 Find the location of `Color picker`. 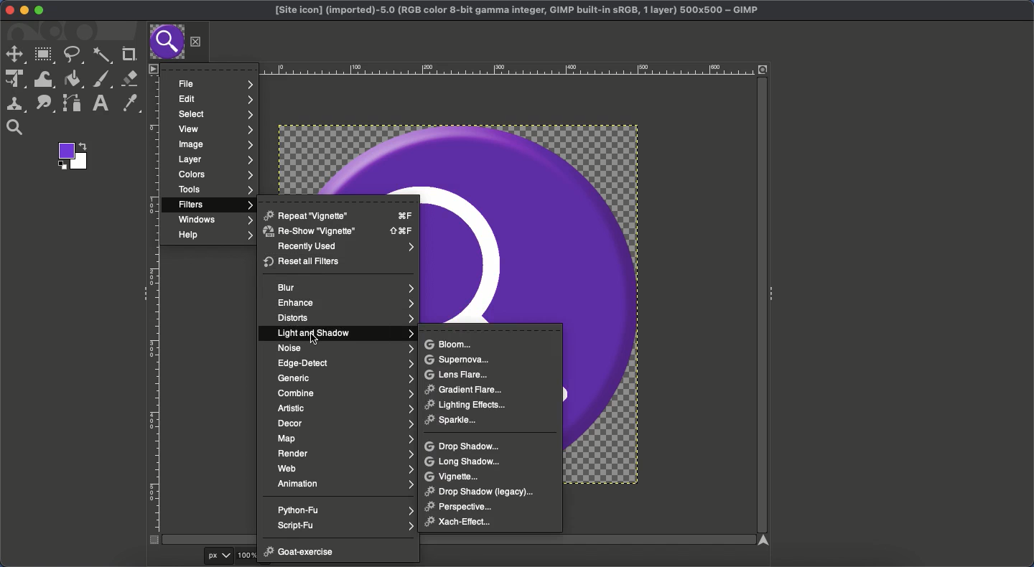

Color picker is located at coordinates (129, 103).